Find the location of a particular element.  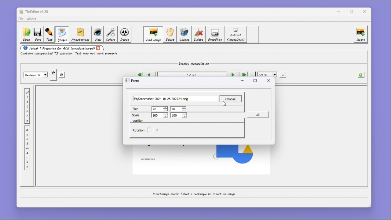

ok is located at coordinates (257, 115).